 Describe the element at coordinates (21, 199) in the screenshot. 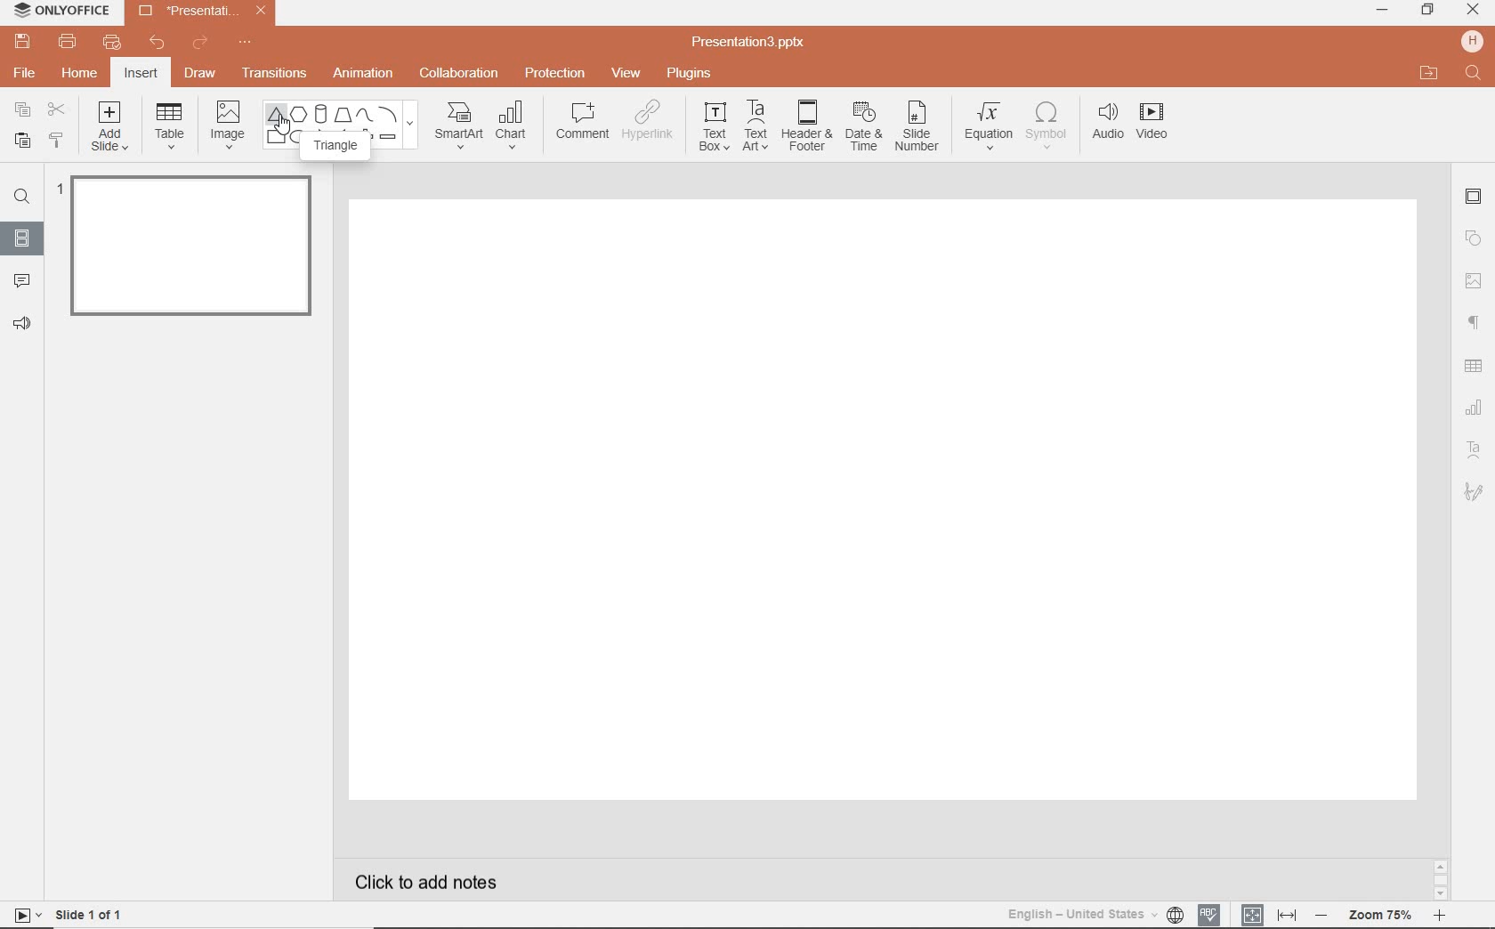

I see `FIND` at that location.